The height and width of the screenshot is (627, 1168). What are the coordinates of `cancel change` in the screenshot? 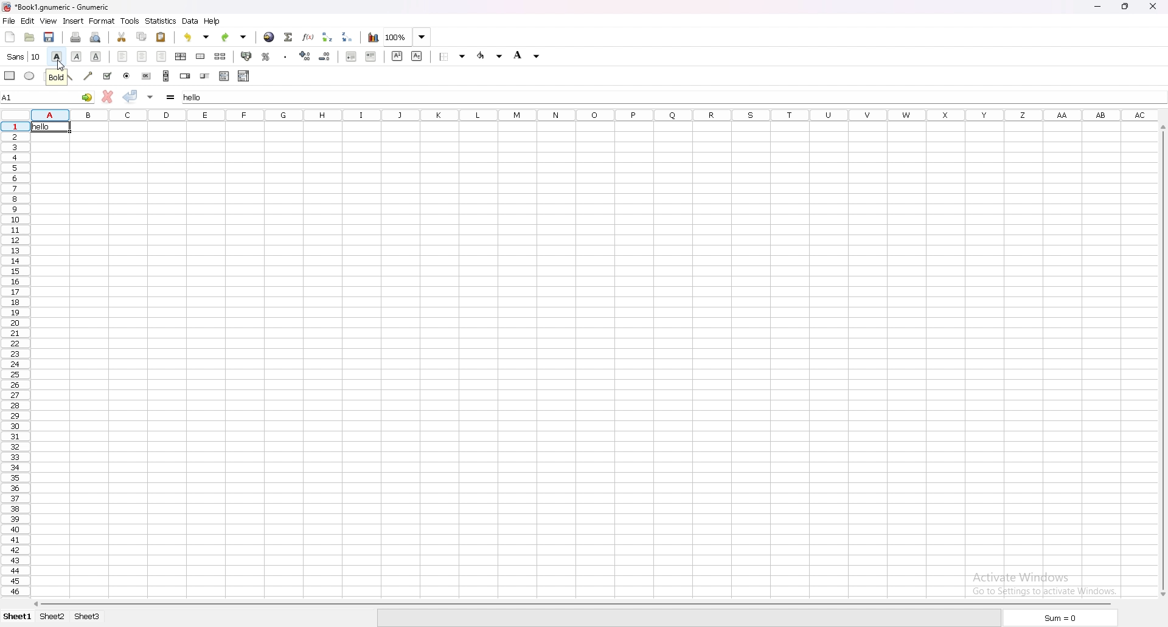 It's located at (108, 97).